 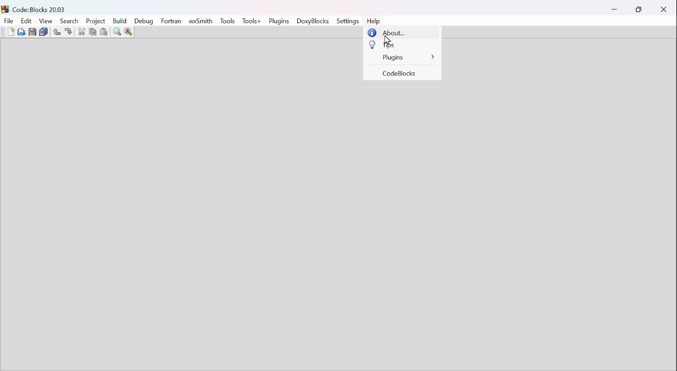 What do you see at coordinates (202, 21) in the screenshot?
I see `w X Smith` at bounding box center [202, 21].